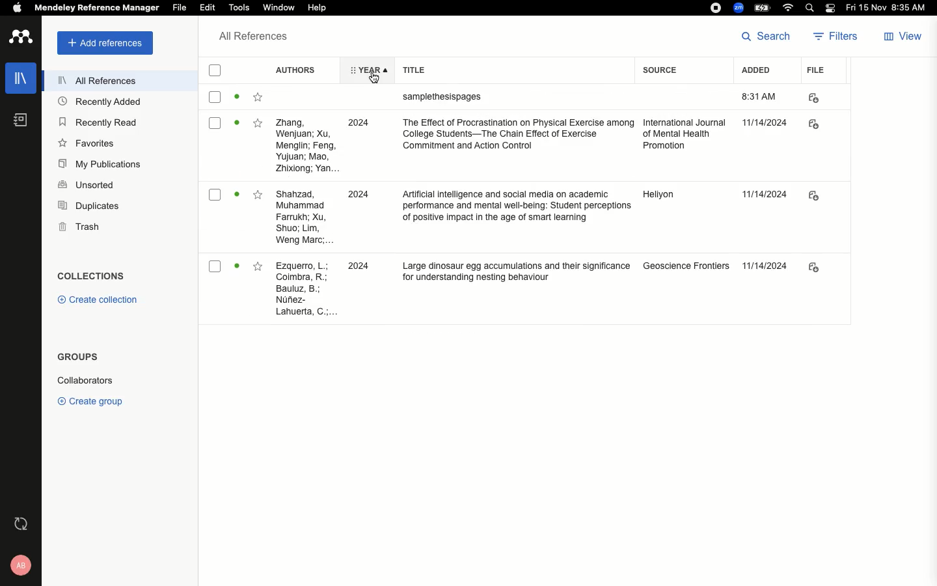  I want to click on mark as favorite, so click(258, 125).